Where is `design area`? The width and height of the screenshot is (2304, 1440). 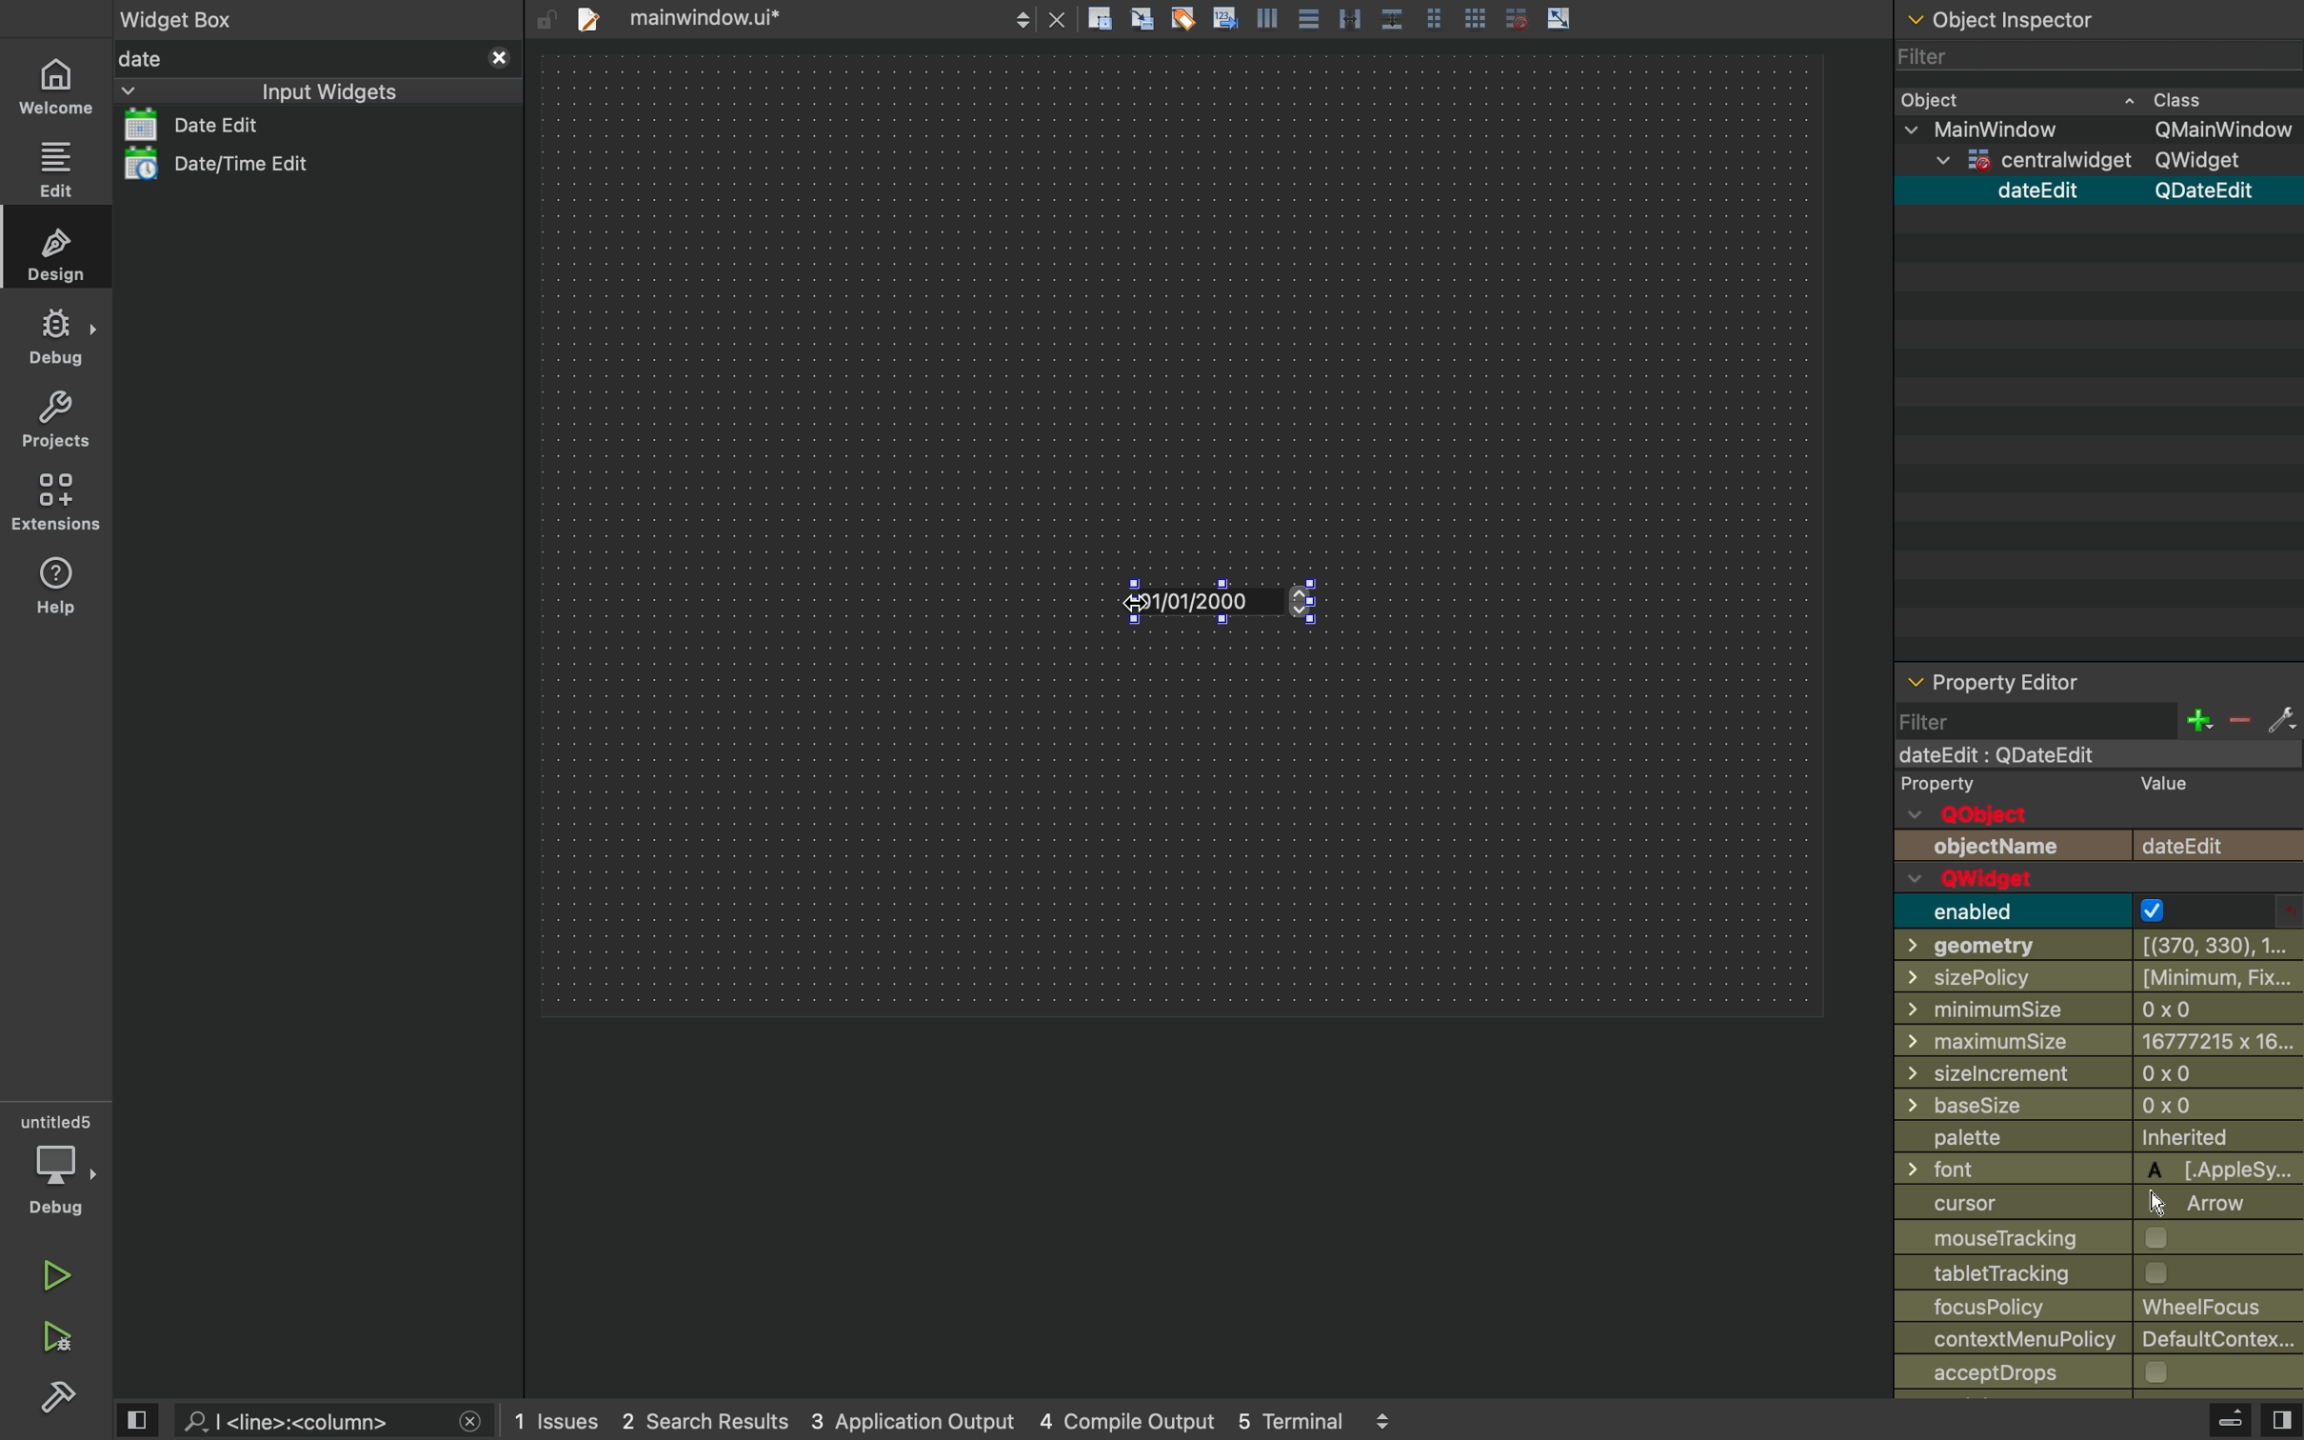
design area is located at coordinates (1181, 533).